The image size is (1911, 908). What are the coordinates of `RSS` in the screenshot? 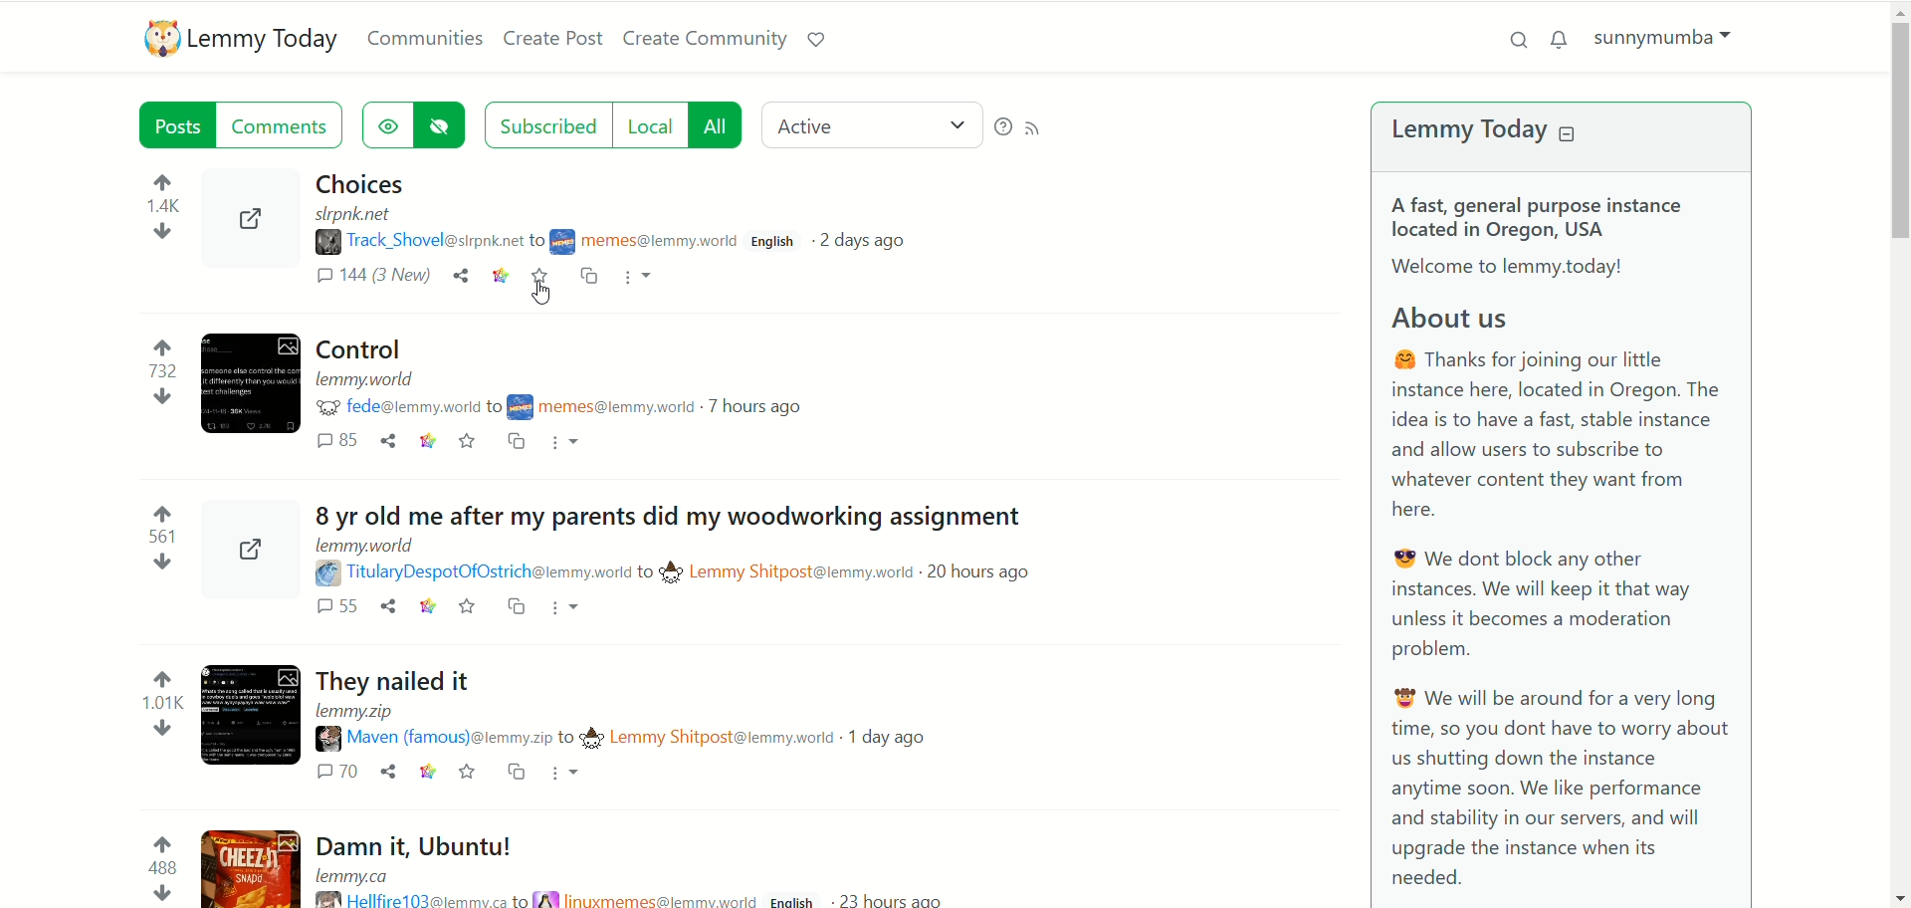 It's located at (1038, 129).